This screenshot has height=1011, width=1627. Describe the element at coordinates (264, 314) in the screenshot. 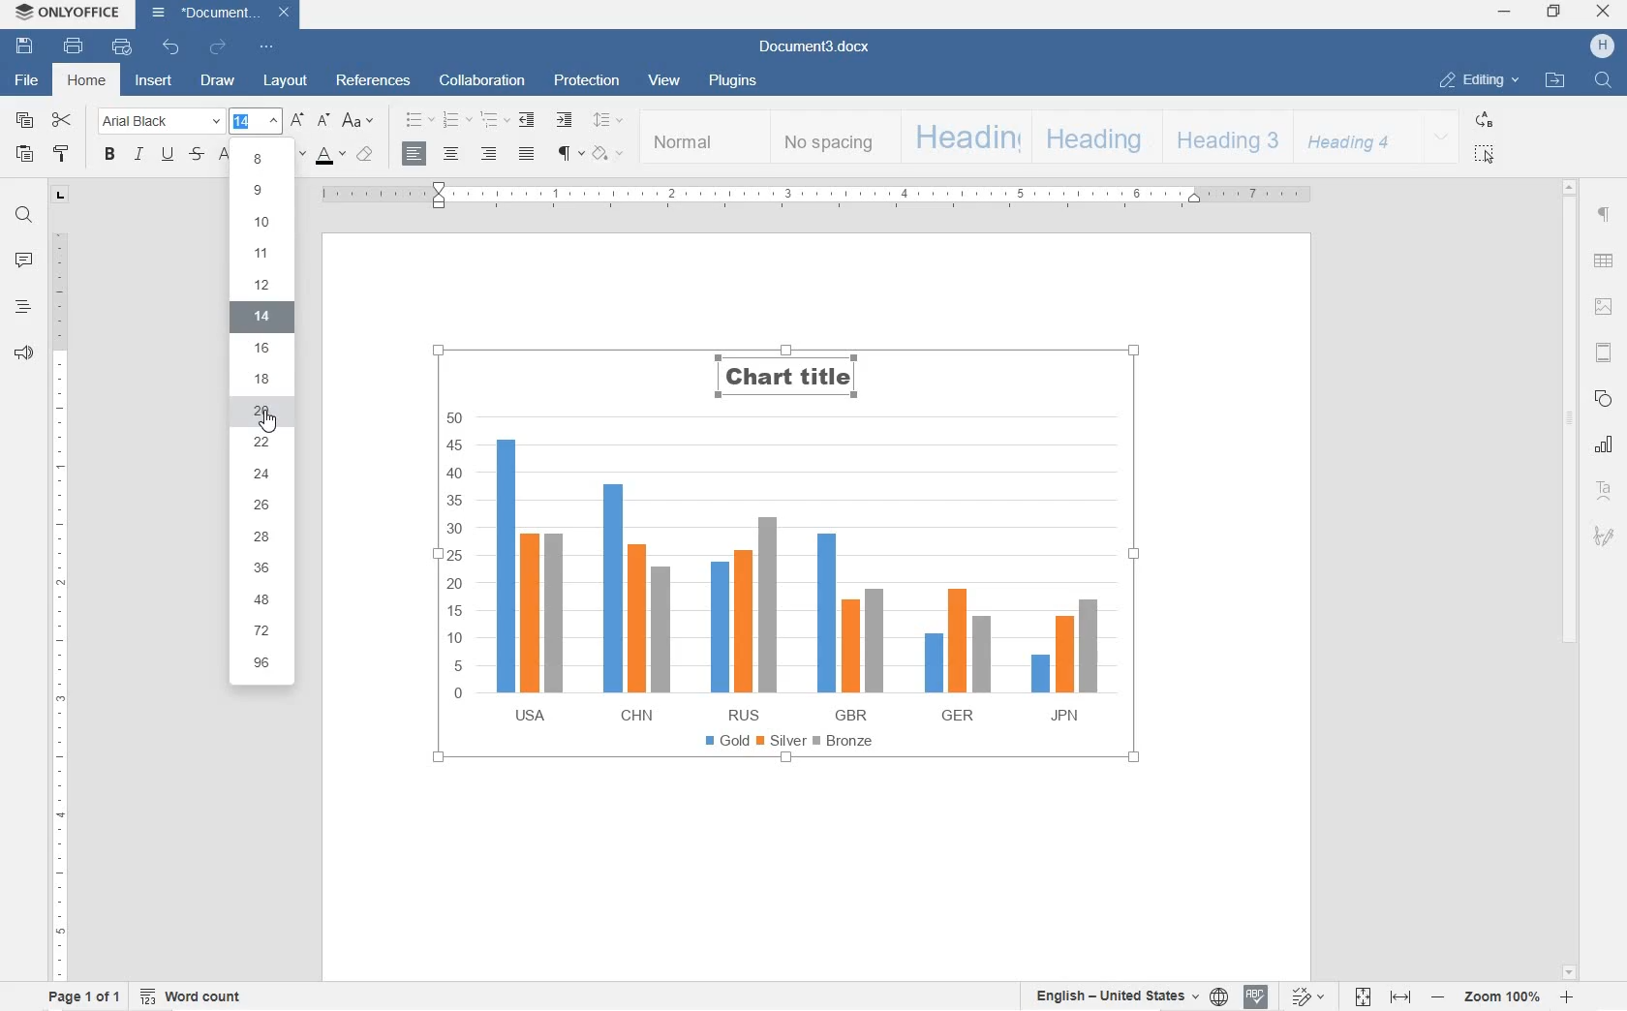

I see `14` at that location.